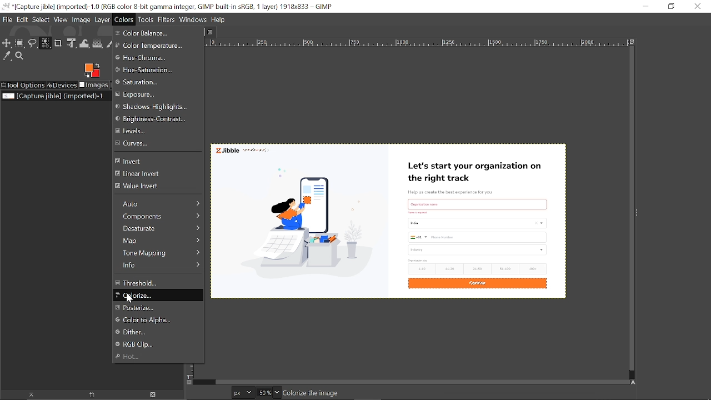 This screenshot has height=400, width=711. What do you see at coordinates (640, 213) in the screenshot?
I see `Sidebar menu` at bounding box center [640, 213].